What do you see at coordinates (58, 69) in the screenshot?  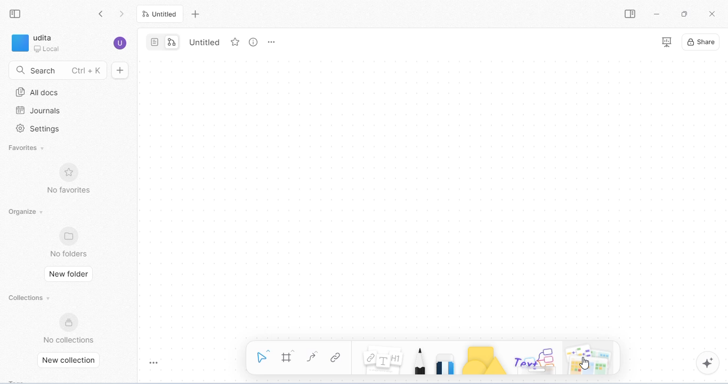 I see `search` at bounding box center [58, 69].